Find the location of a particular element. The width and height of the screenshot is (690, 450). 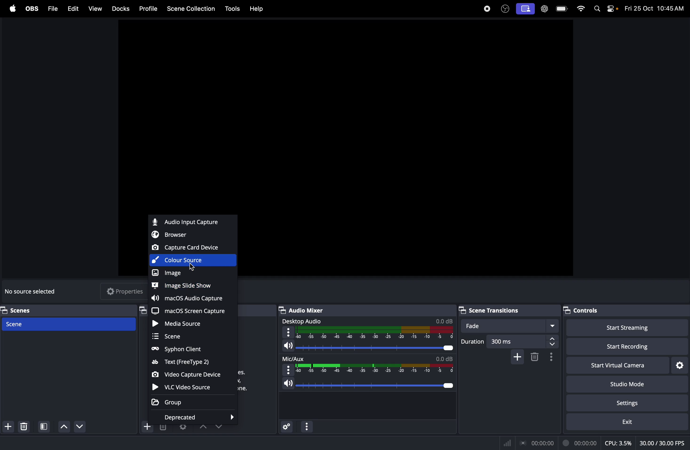

apple widgets is located at coordinates (612, 8).